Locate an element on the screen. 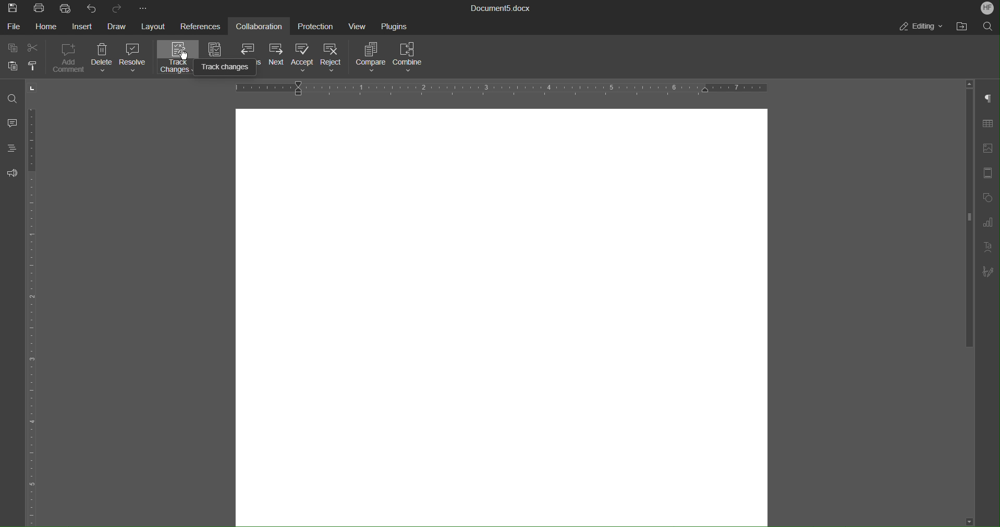 The image size is (1000, 527). Draw is located at coordinates (120, 25).